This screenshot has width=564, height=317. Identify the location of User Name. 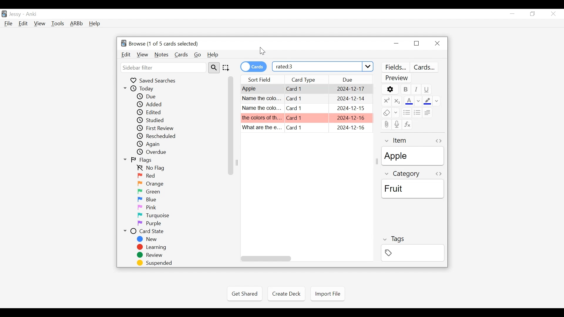
(15, 14).